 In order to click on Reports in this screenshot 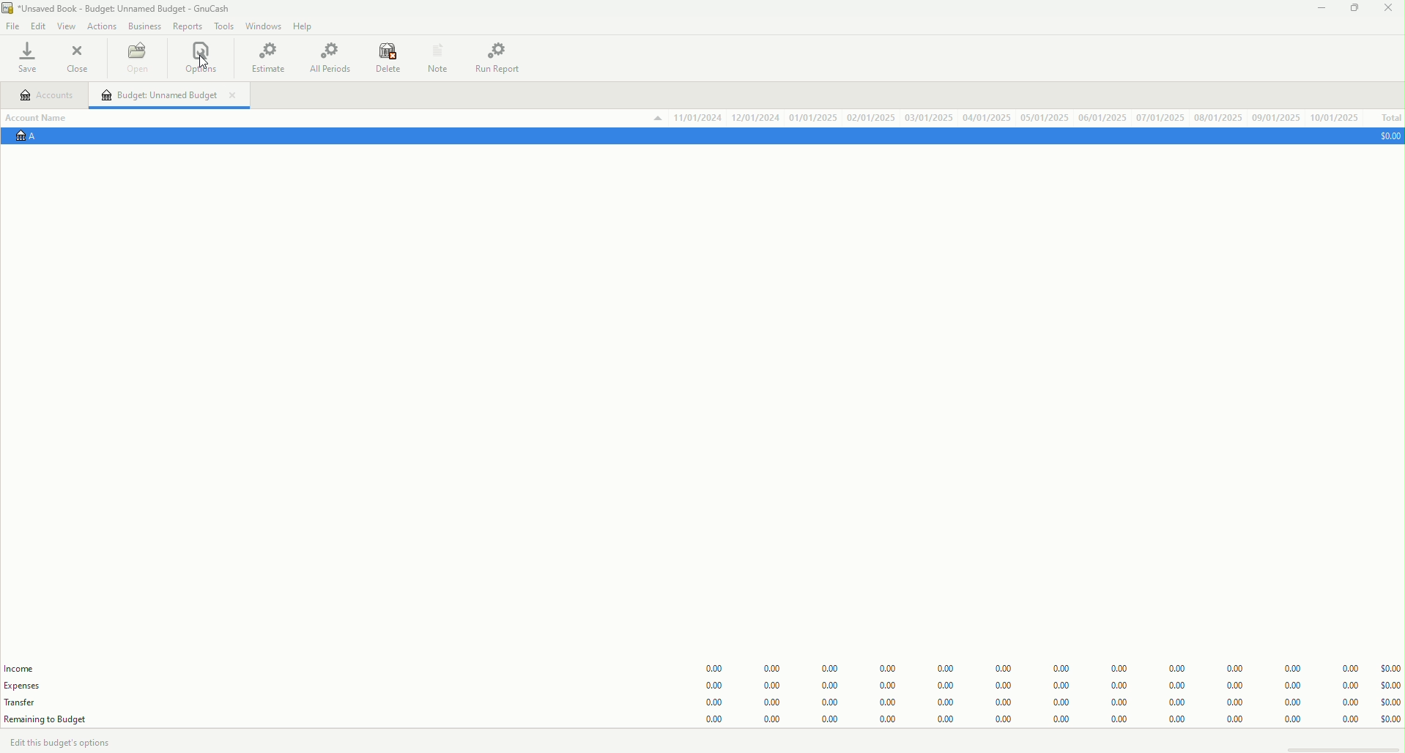, I will do `click(188, 27)`.